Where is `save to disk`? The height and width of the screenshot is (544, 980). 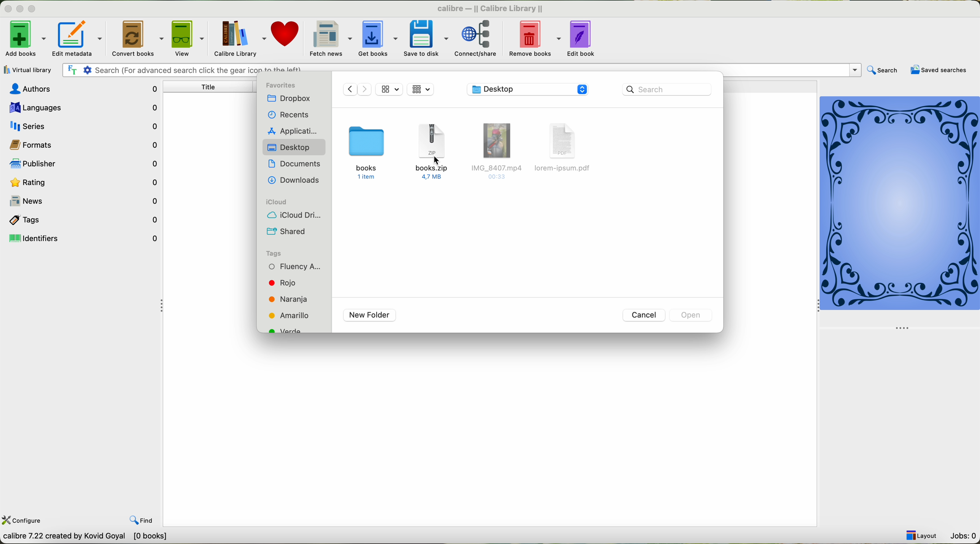
save to disk is located at coordinates (425, 39).